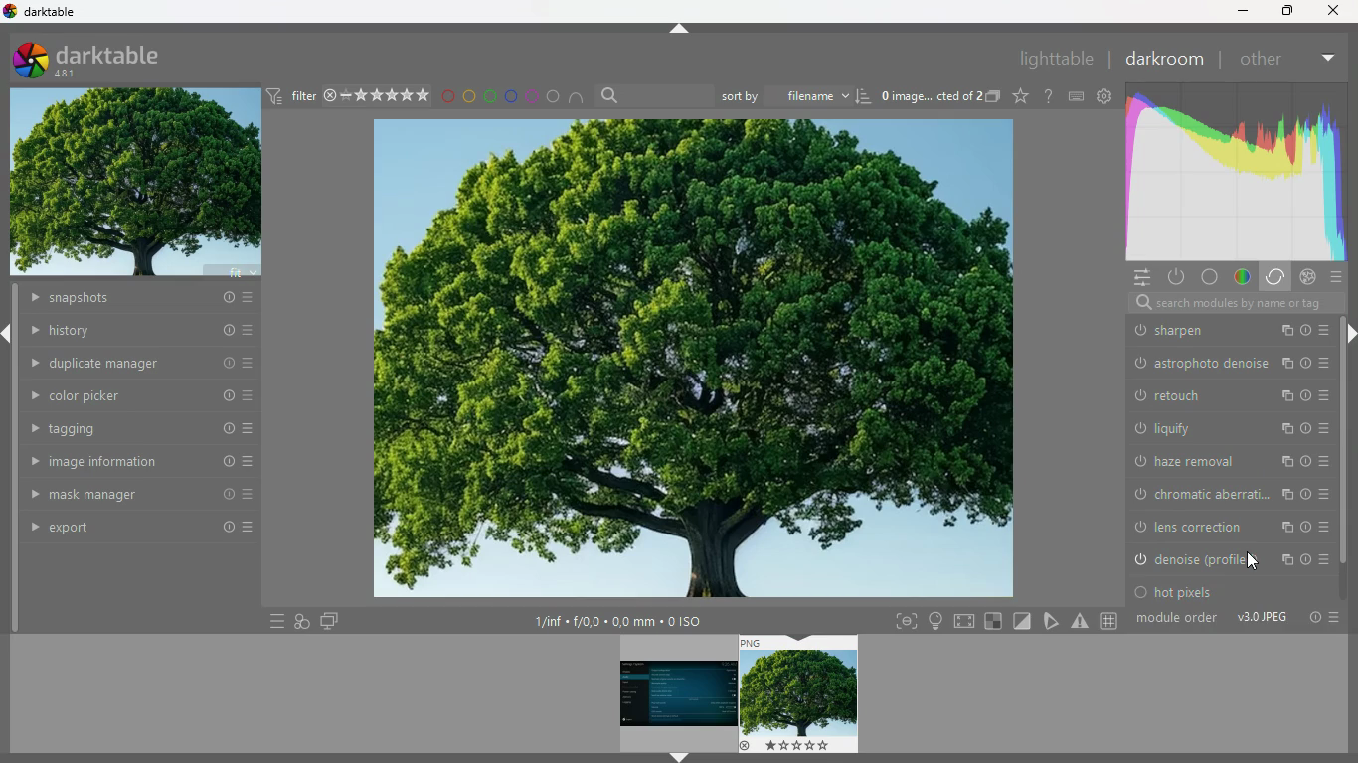 The height and width of the screenshot is (763, 1358). I want to click on red, so click(447, 97).